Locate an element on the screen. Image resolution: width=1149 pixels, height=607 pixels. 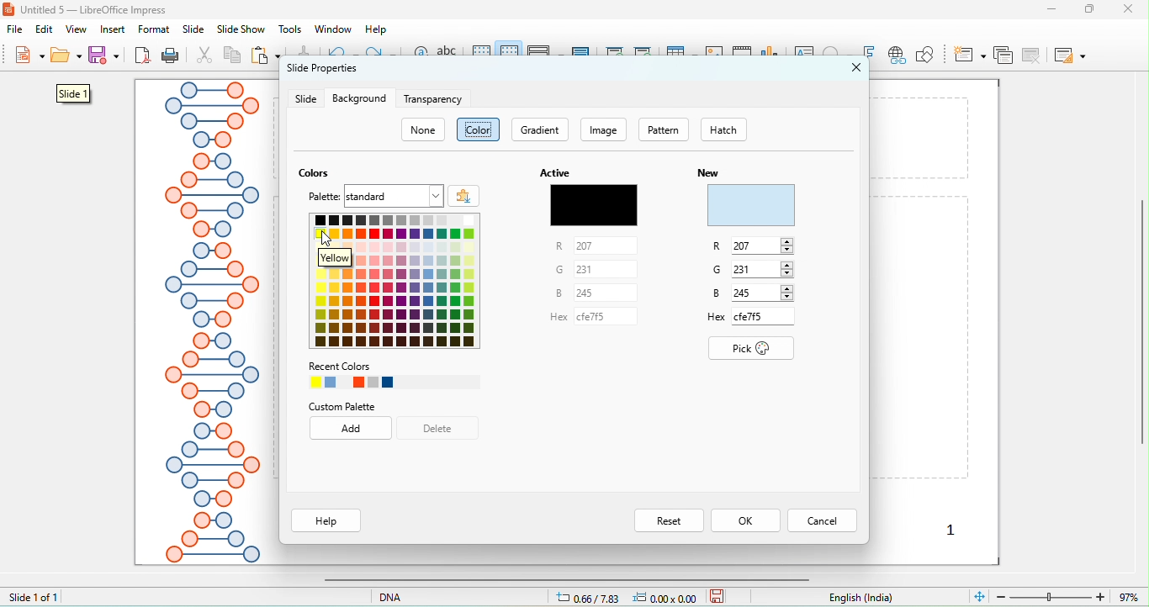
cursor is located at coordinates (331, 238).